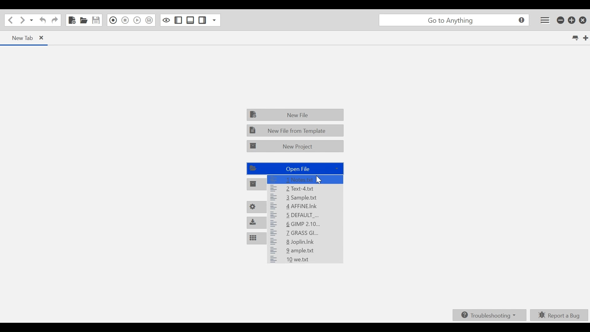 This screenshot has width=590, height=332. I want to click on 6 GIMP 2.10..., so click(305, 224).